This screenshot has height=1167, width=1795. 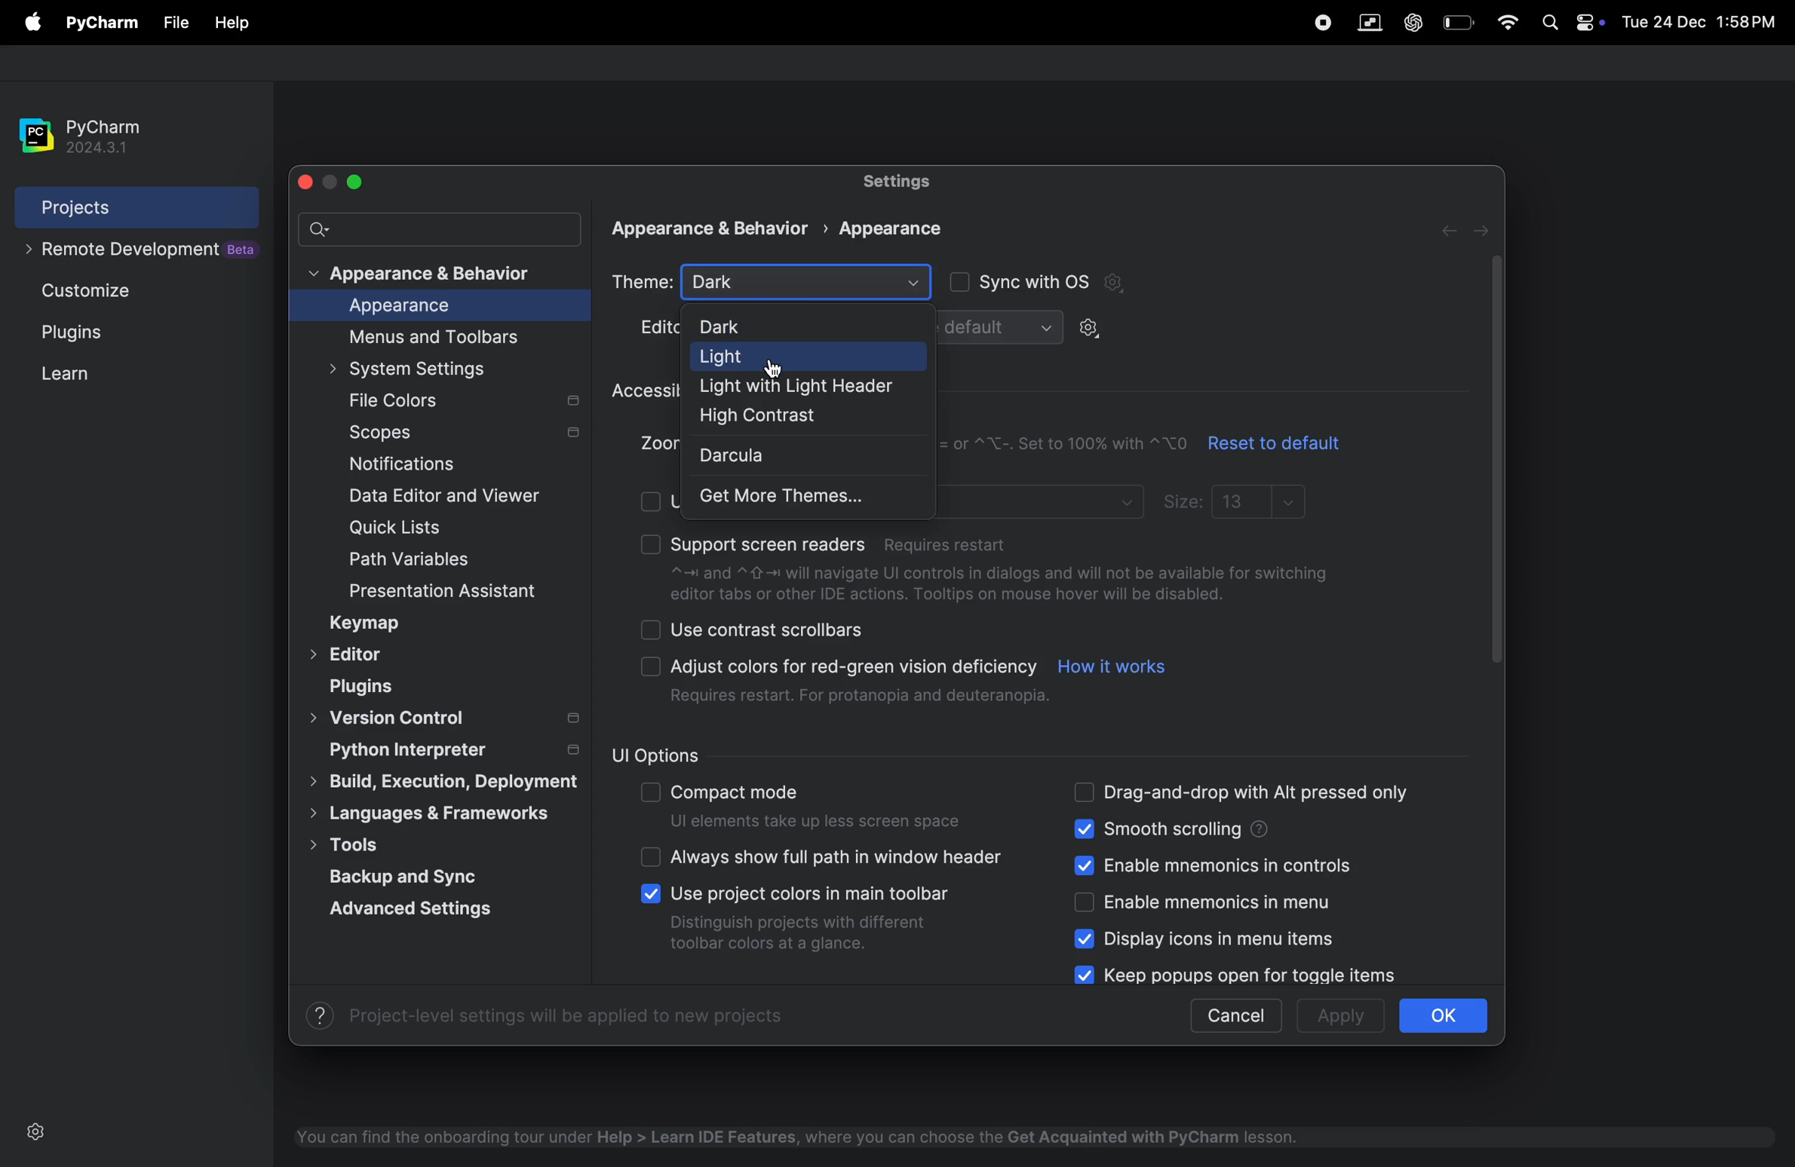 I want to click on keep popups for open for toggle, so click(x=1251, y=976).